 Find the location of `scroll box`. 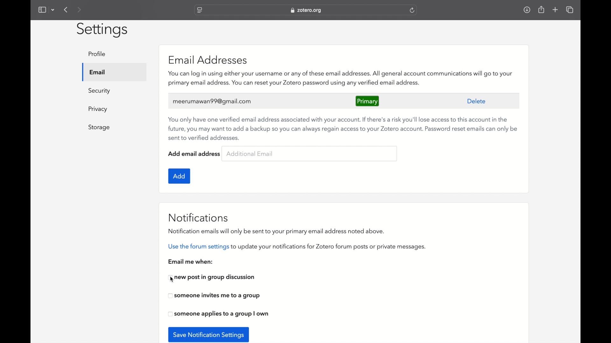

scroll box is located at coordinates (580, 165).